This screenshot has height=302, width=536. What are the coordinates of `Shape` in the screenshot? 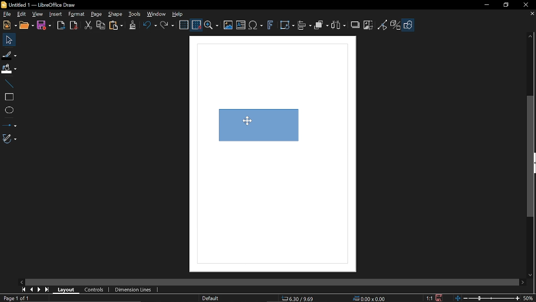 It's located at (116, 15).